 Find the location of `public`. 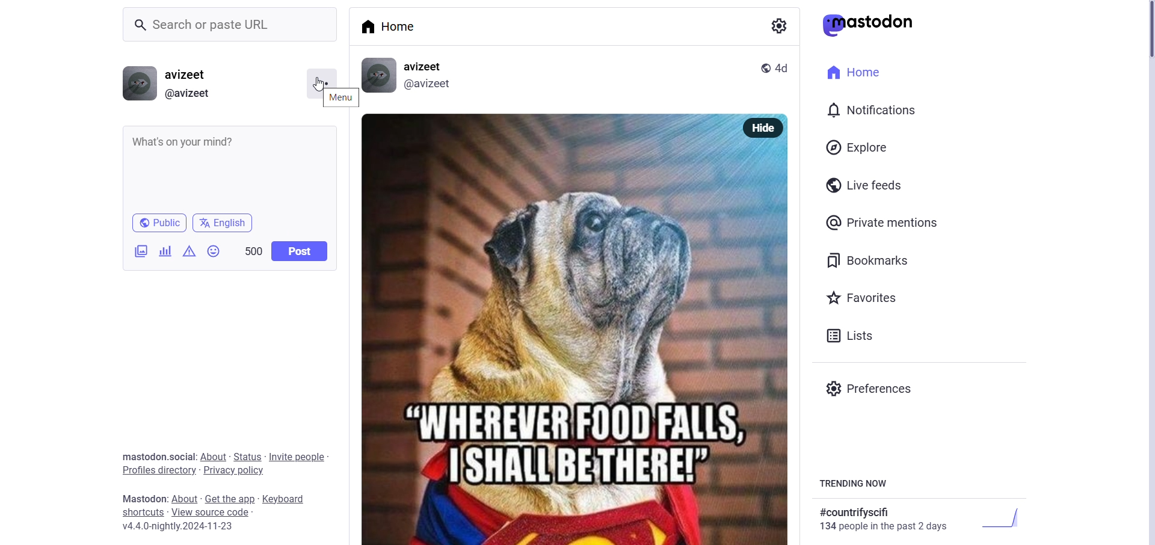

public is located at coordinates (158, 223).